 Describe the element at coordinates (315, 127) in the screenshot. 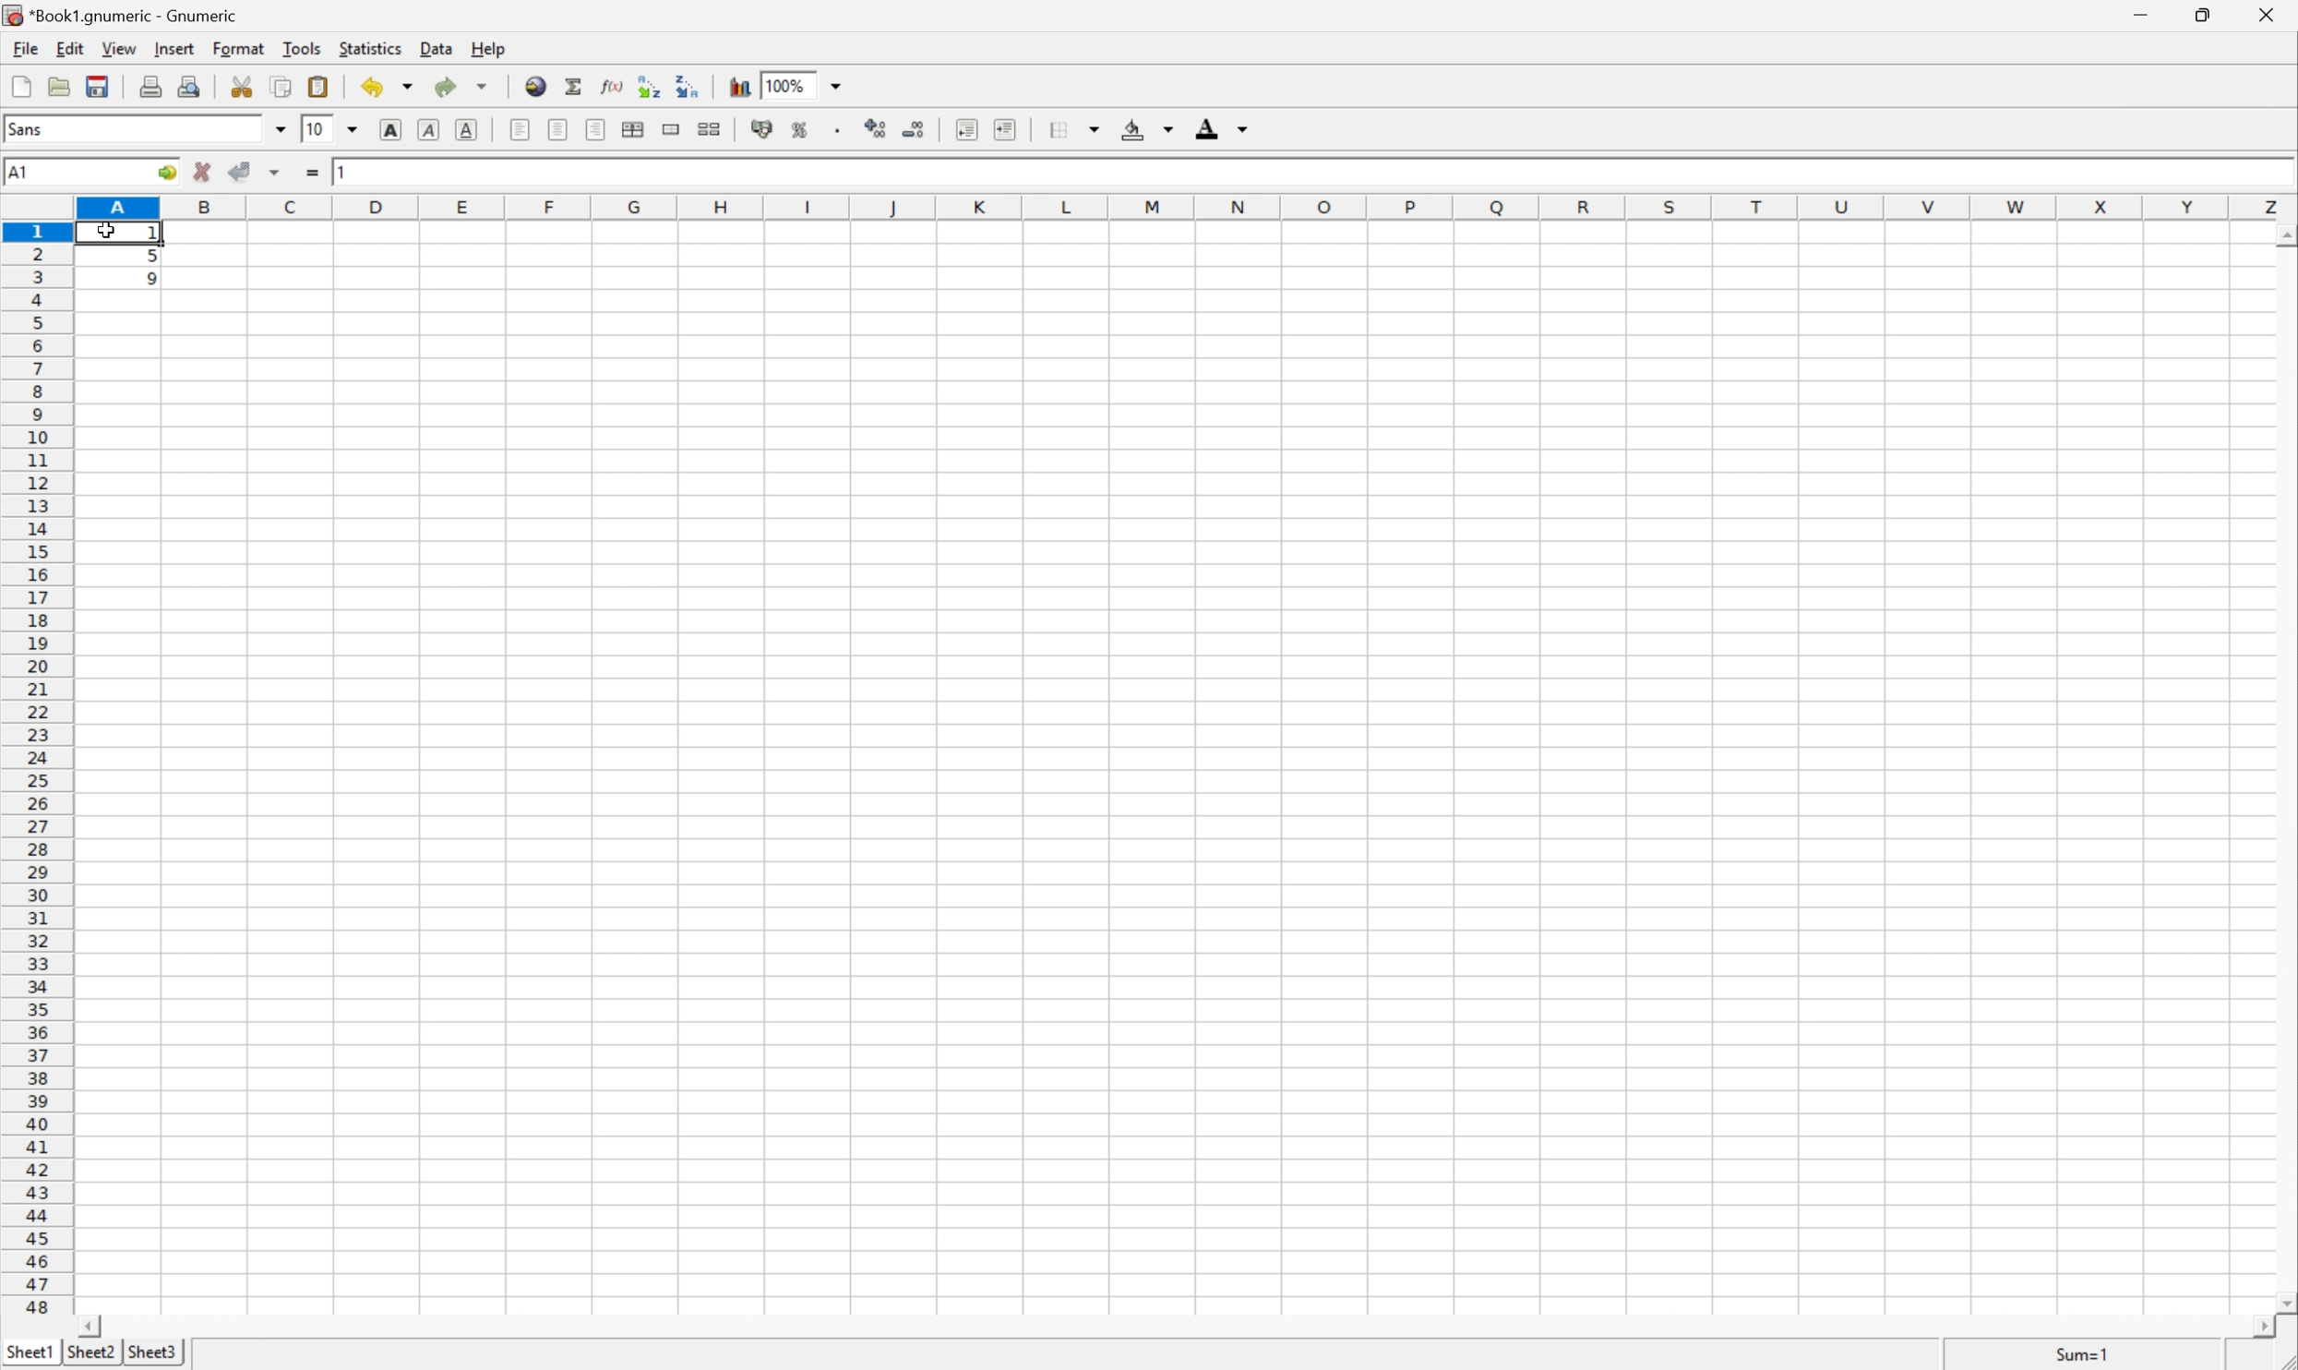

I see `10` at that location.